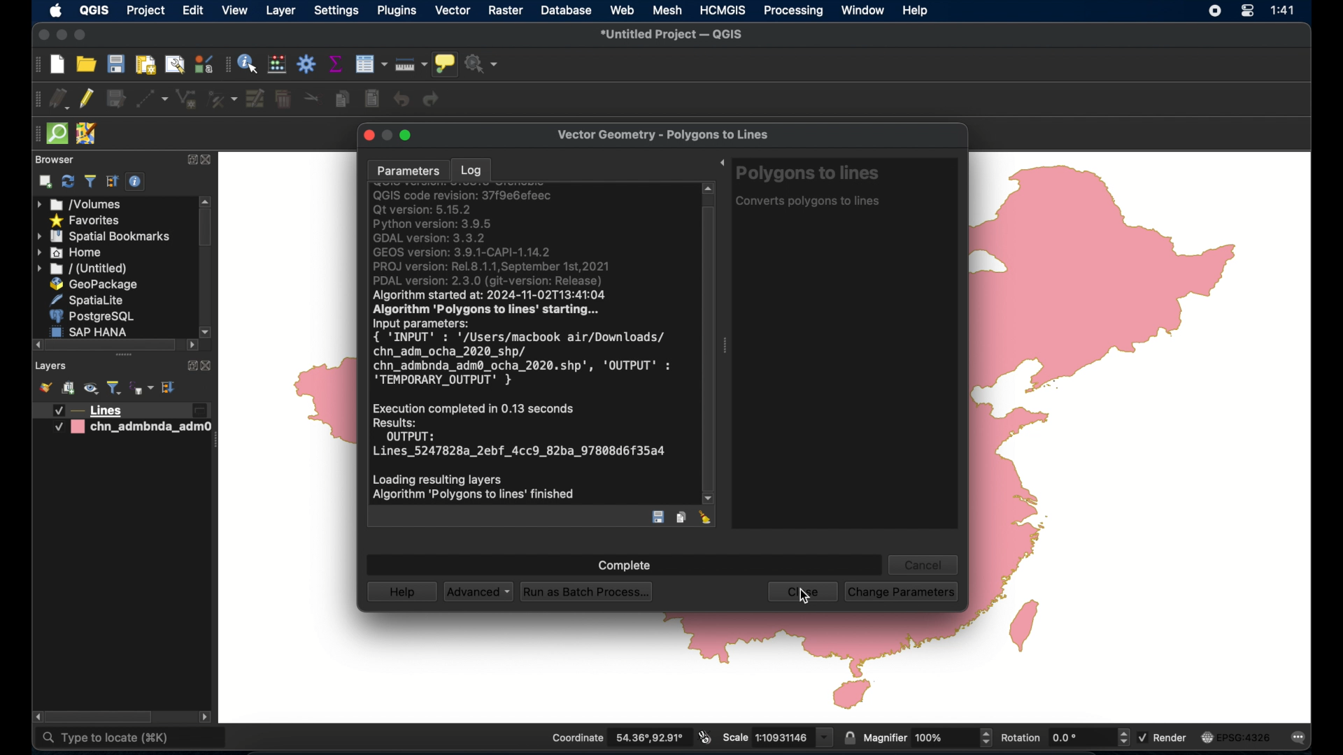 Image resolution: width=1343 pixels, height=755 pixels. I want to click on layers, so click(50, 367).